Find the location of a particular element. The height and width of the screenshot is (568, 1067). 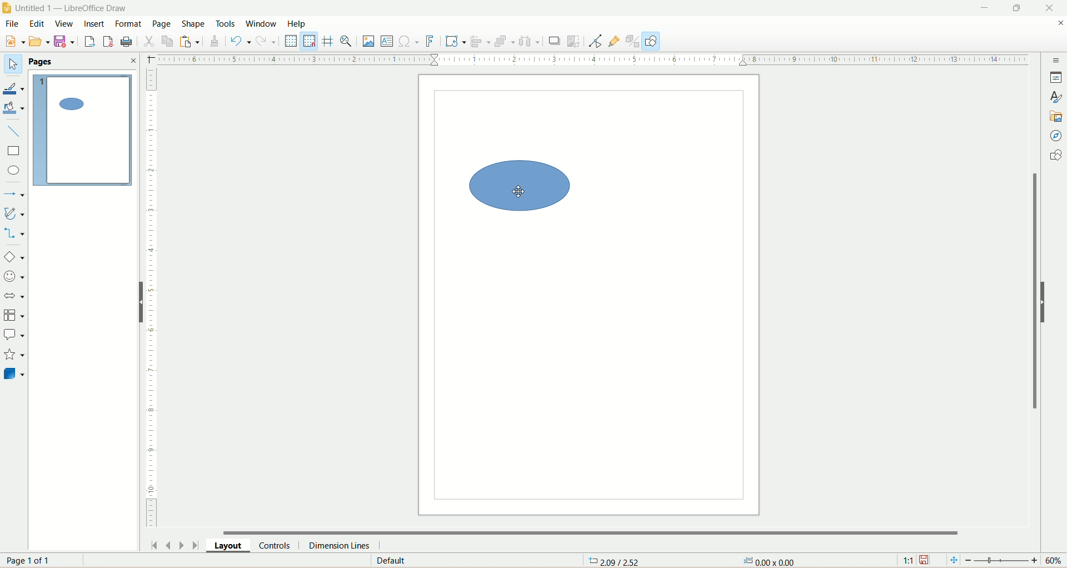

insert line is located at coordinates (13, 131).